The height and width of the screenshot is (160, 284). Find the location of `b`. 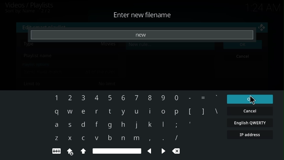

b is located at coordinates (109, 138).